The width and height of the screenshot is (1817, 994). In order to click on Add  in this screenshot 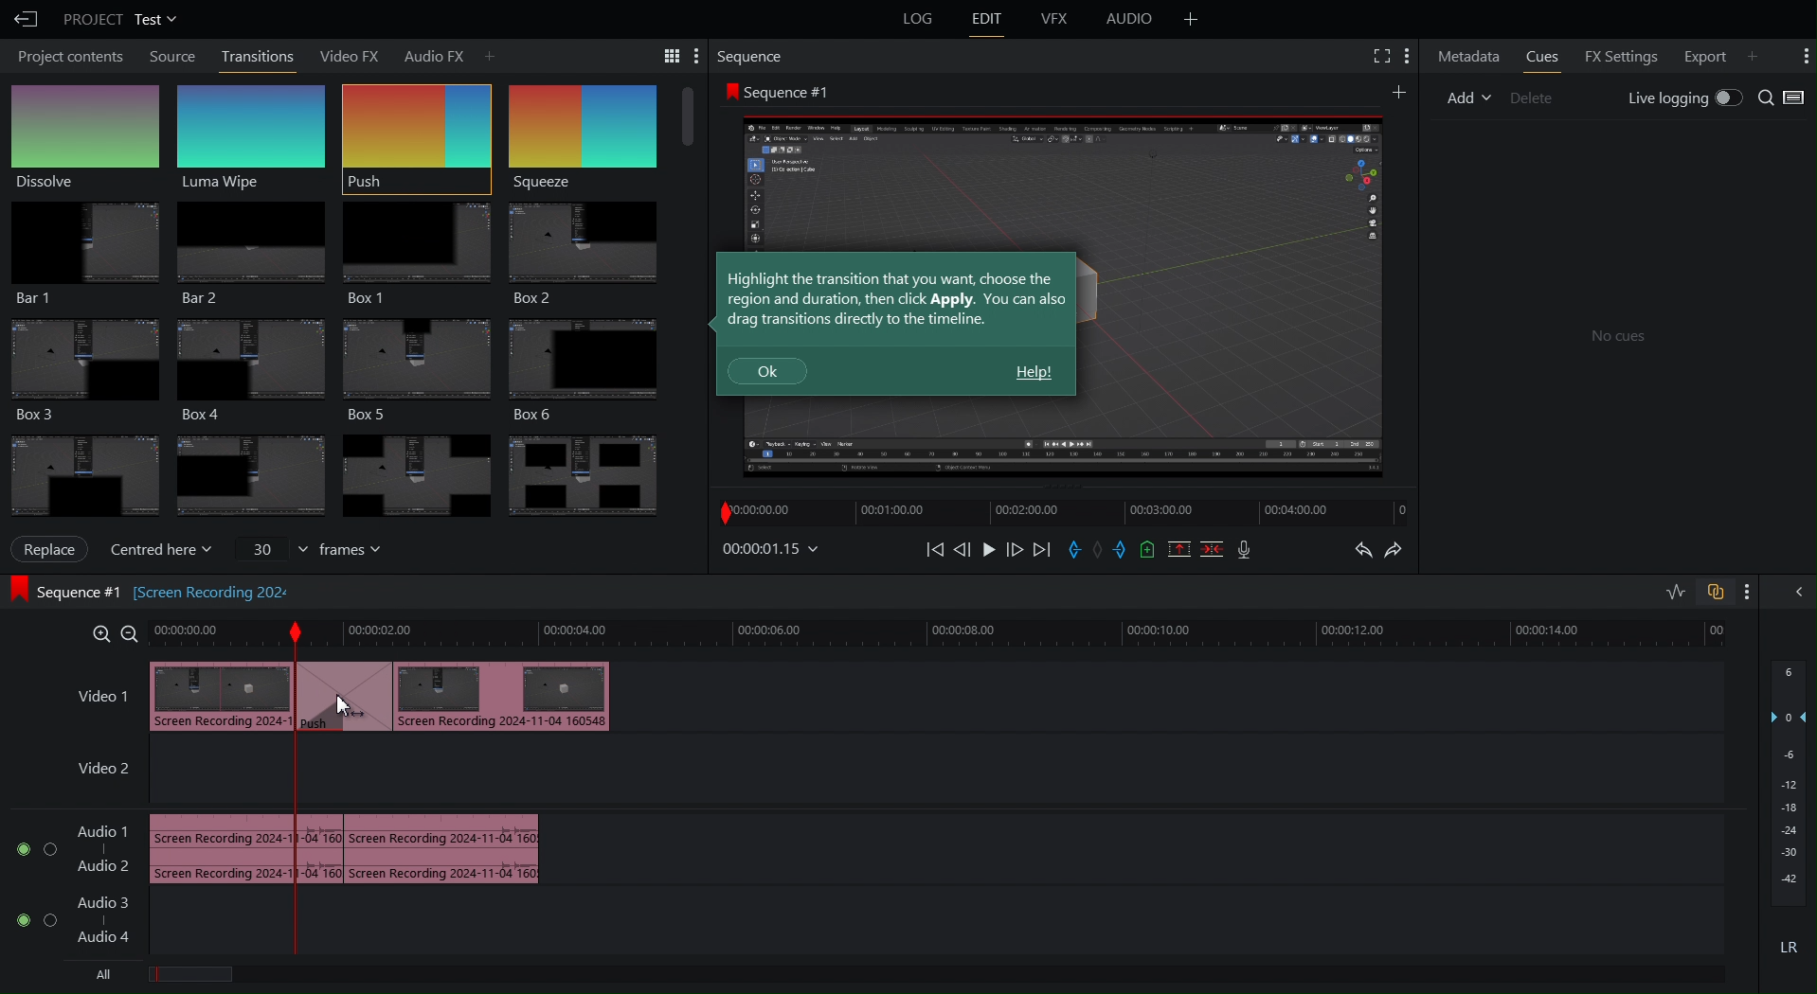, I will do `click(1466, 98)`.